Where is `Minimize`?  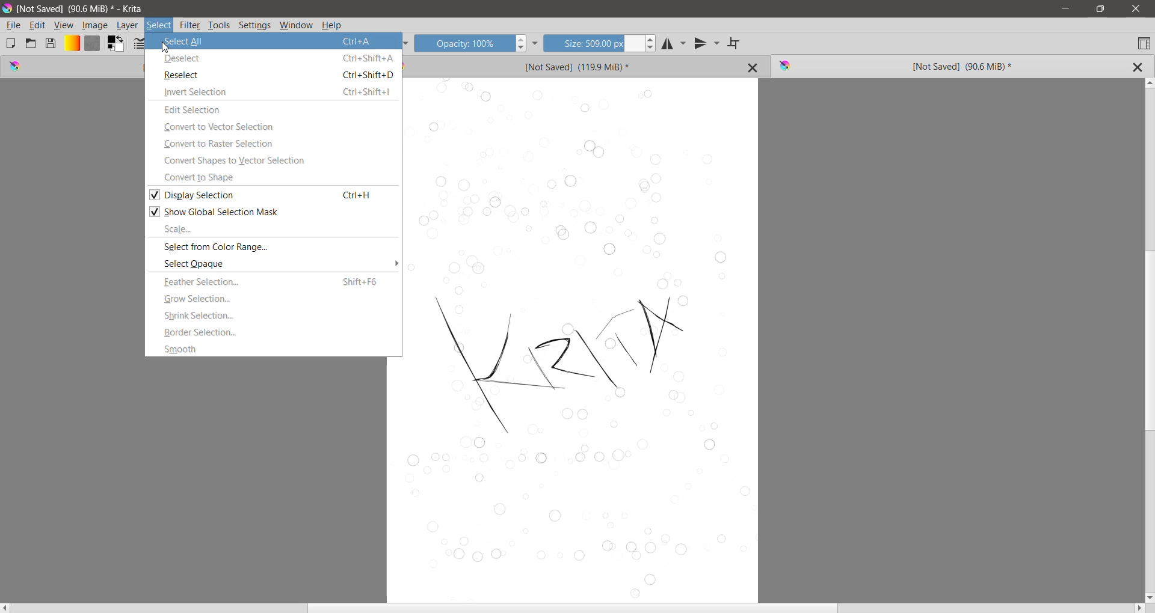 Minimize is located at coordinates (1065, 8).